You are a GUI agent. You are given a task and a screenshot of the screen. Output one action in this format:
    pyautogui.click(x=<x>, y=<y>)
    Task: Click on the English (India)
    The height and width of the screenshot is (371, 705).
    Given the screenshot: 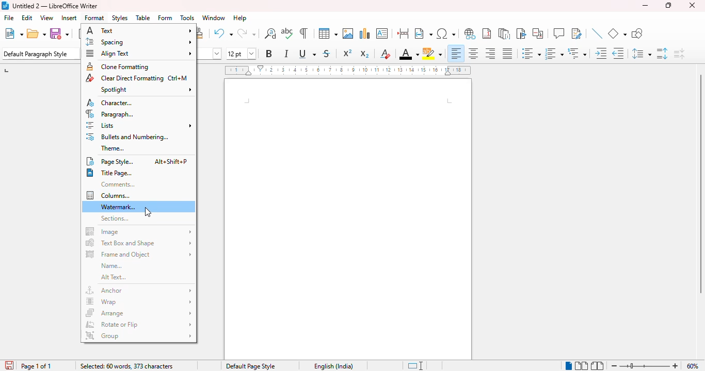 What is the action you would take?
    pyautogui.click(x=336, y=366)
    